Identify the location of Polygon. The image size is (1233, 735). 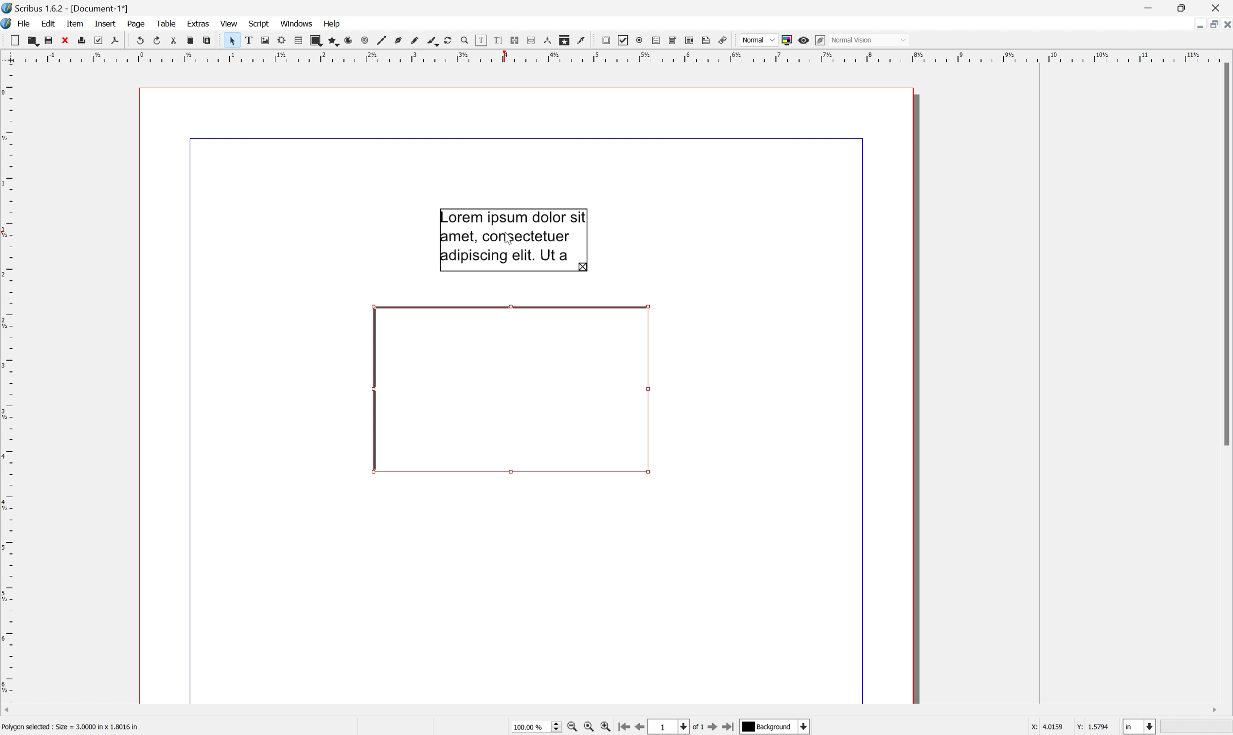
(332, 38).